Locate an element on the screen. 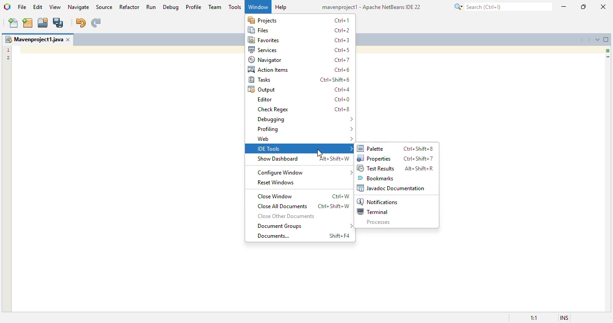 This screenshot has width=613, height=323. shortcut for services is located at coordinates (342, 51).